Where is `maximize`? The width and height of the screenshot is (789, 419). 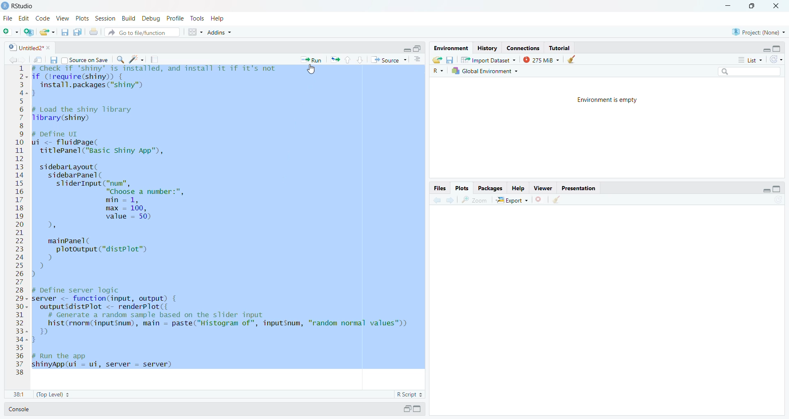 maximize is located at coordinates (777, 48).